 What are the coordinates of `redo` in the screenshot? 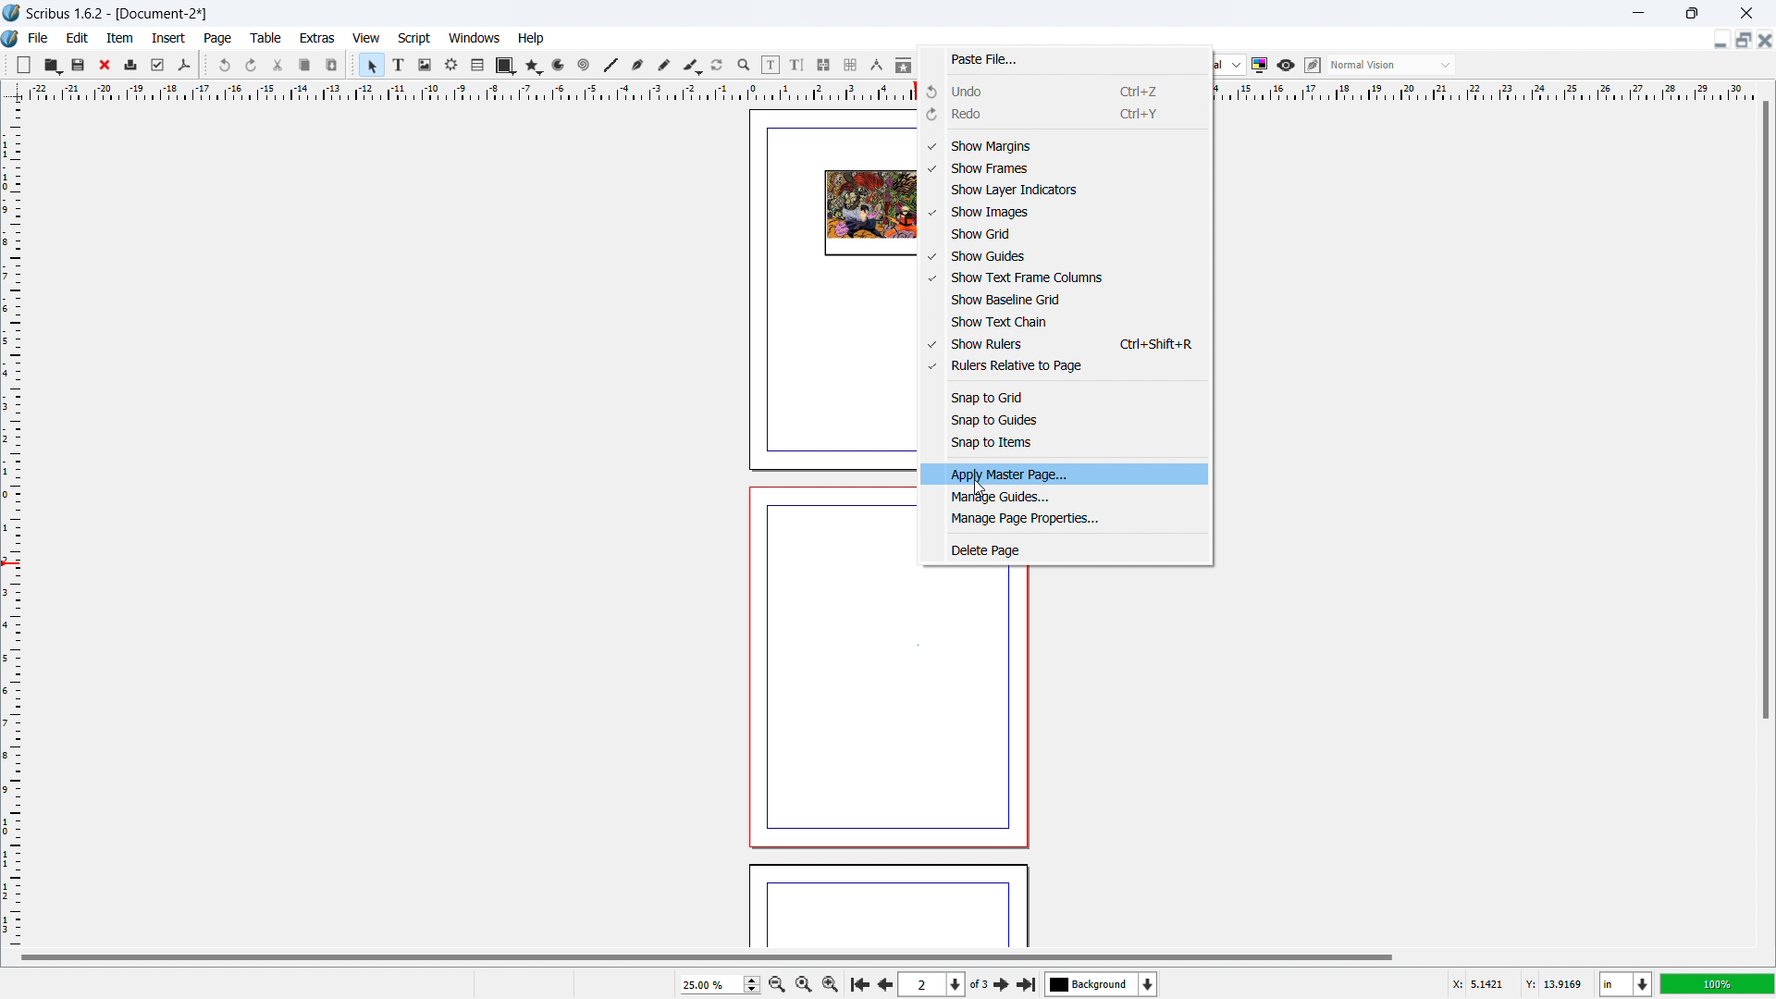 It's located at (1064, 115).